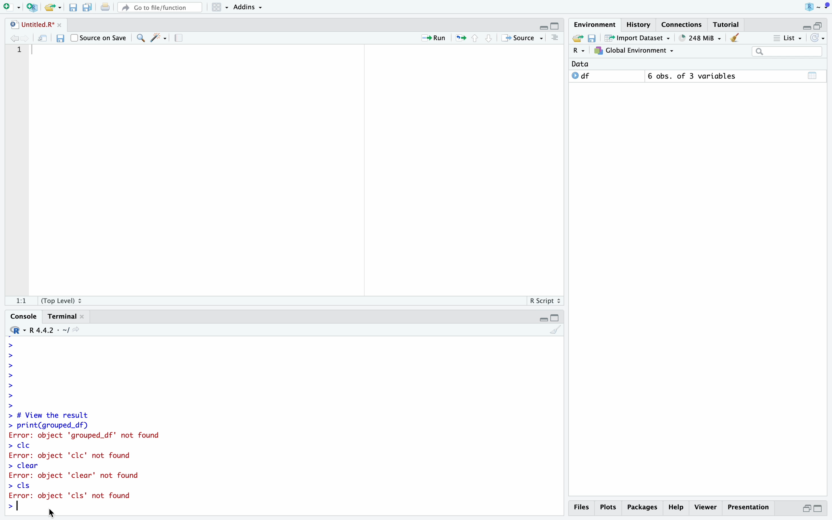 The height and width of the screenshot is (520, 832). Describe the element at coordinates (682, 25) in the screenshot. I see `Connections` at that location.